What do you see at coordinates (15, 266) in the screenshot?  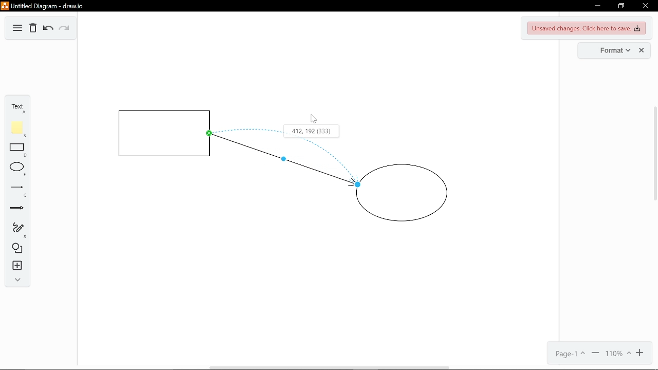 I see `Instert` at bounding box center [15, 266].